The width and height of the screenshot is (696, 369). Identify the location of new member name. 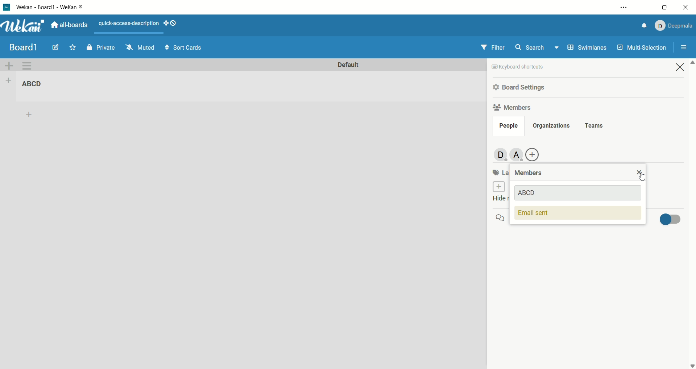
(580, 193).